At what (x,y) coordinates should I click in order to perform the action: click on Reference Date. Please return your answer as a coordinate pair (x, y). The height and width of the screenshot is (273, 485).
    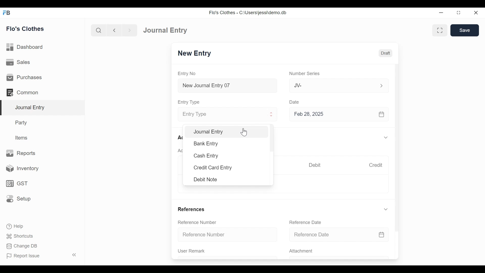
    Looking at the image, I should click on (337, 235).